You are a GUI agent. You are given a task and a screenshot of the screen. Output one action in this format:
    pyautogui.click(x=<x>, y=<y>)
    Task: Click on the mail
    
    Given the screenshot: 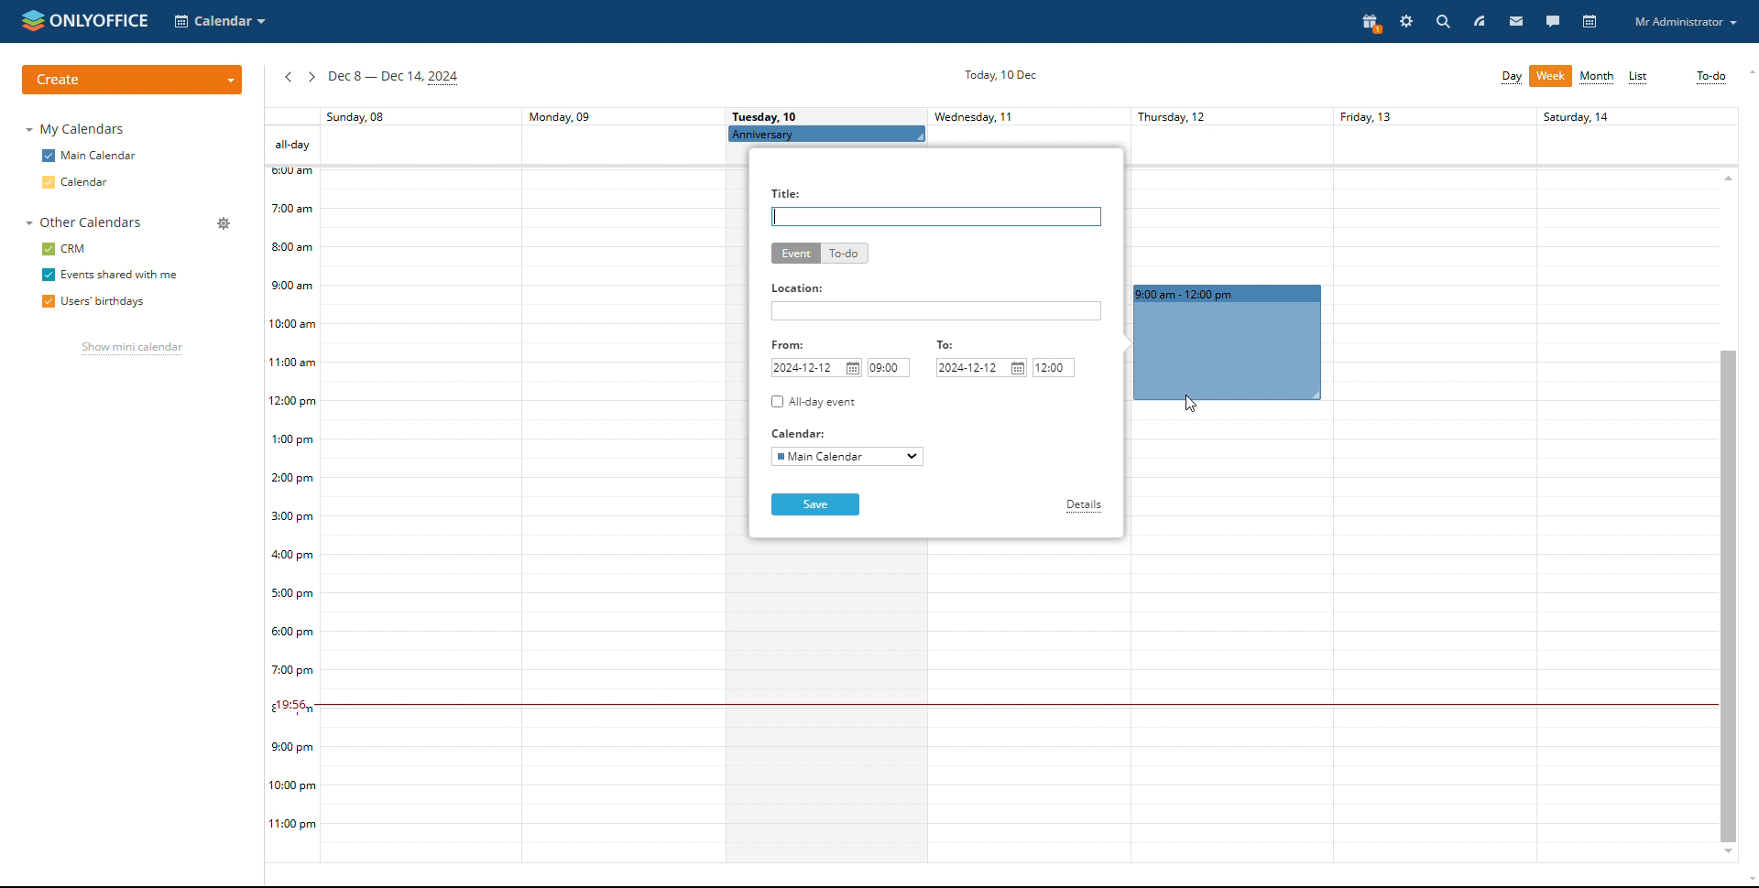 What is the action you would take?
    pyautogui.click(x=1516, y=20)
    